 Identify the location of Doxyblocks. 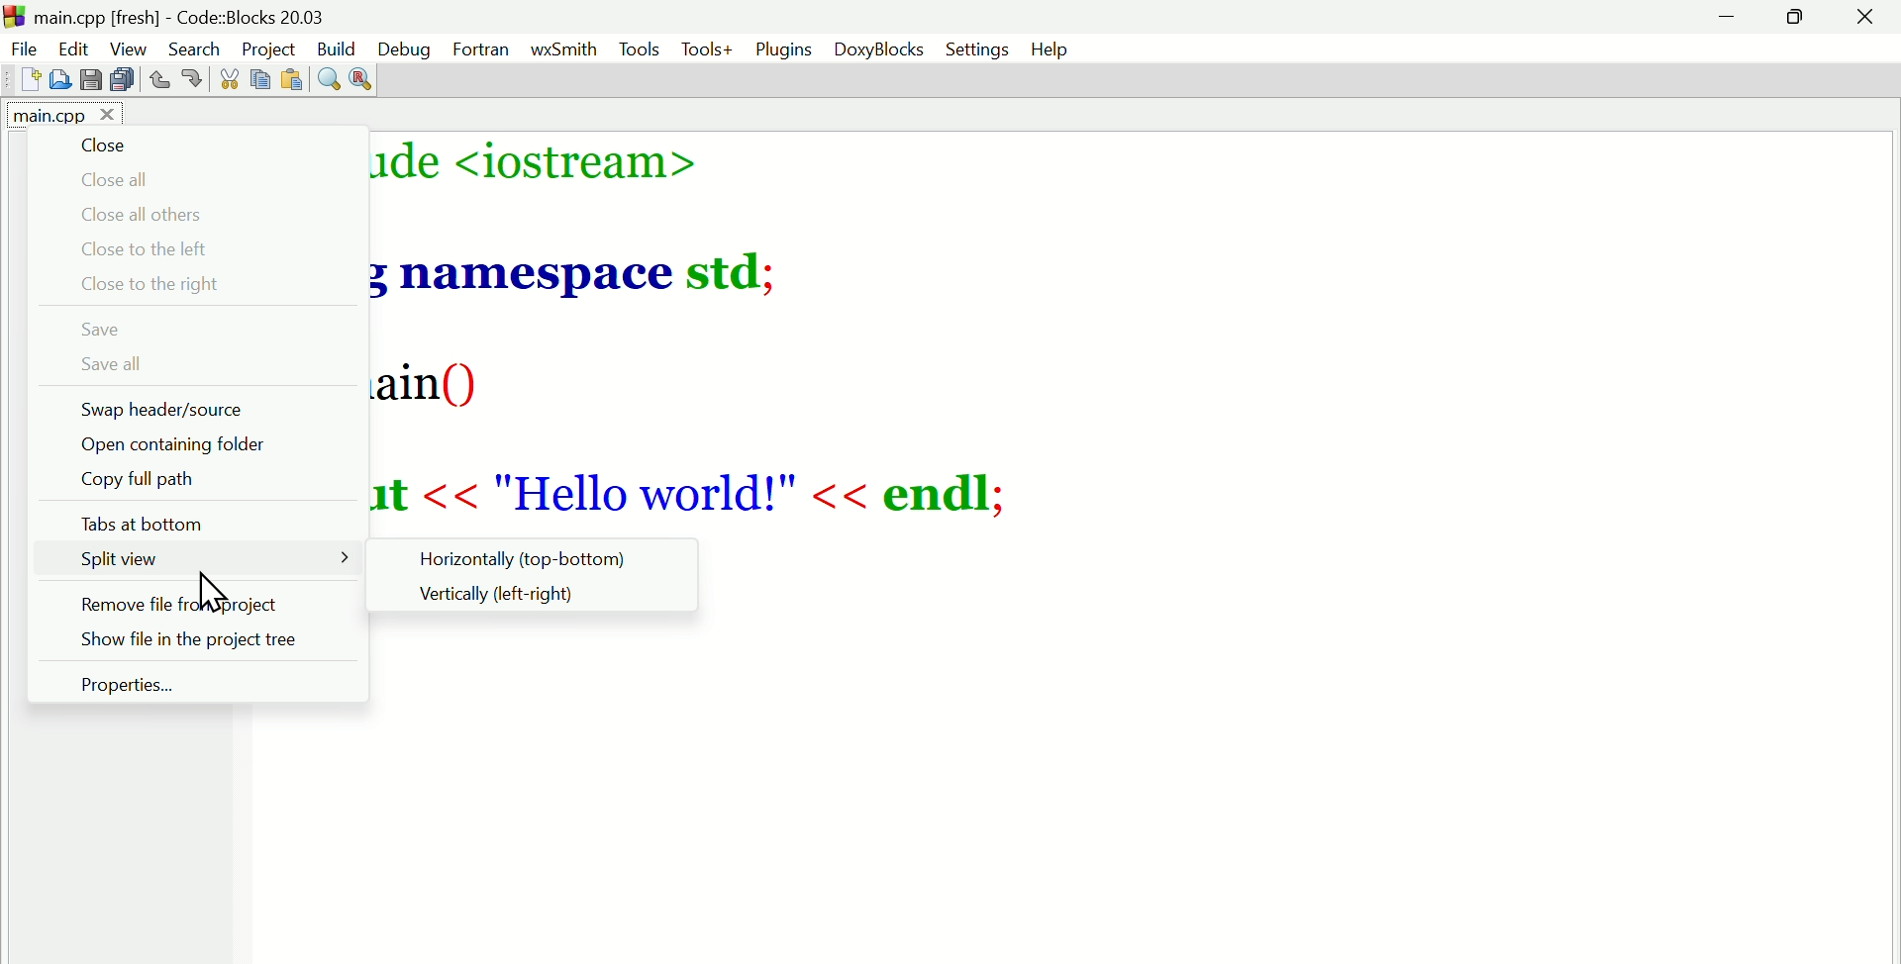
(878, 50).